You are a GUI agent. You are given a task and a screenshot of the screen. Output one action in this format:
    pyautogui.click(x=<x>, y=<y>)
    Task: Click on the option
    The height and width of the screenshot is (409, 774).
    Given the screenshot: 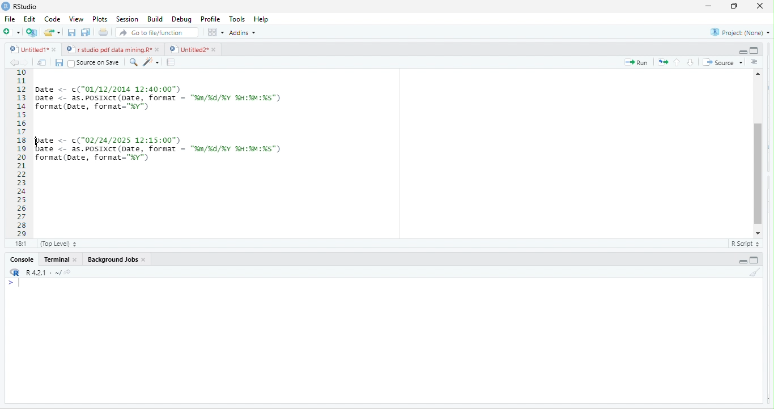 What is the action you would take?
    pyautogui.click(x=215, y=32)
    